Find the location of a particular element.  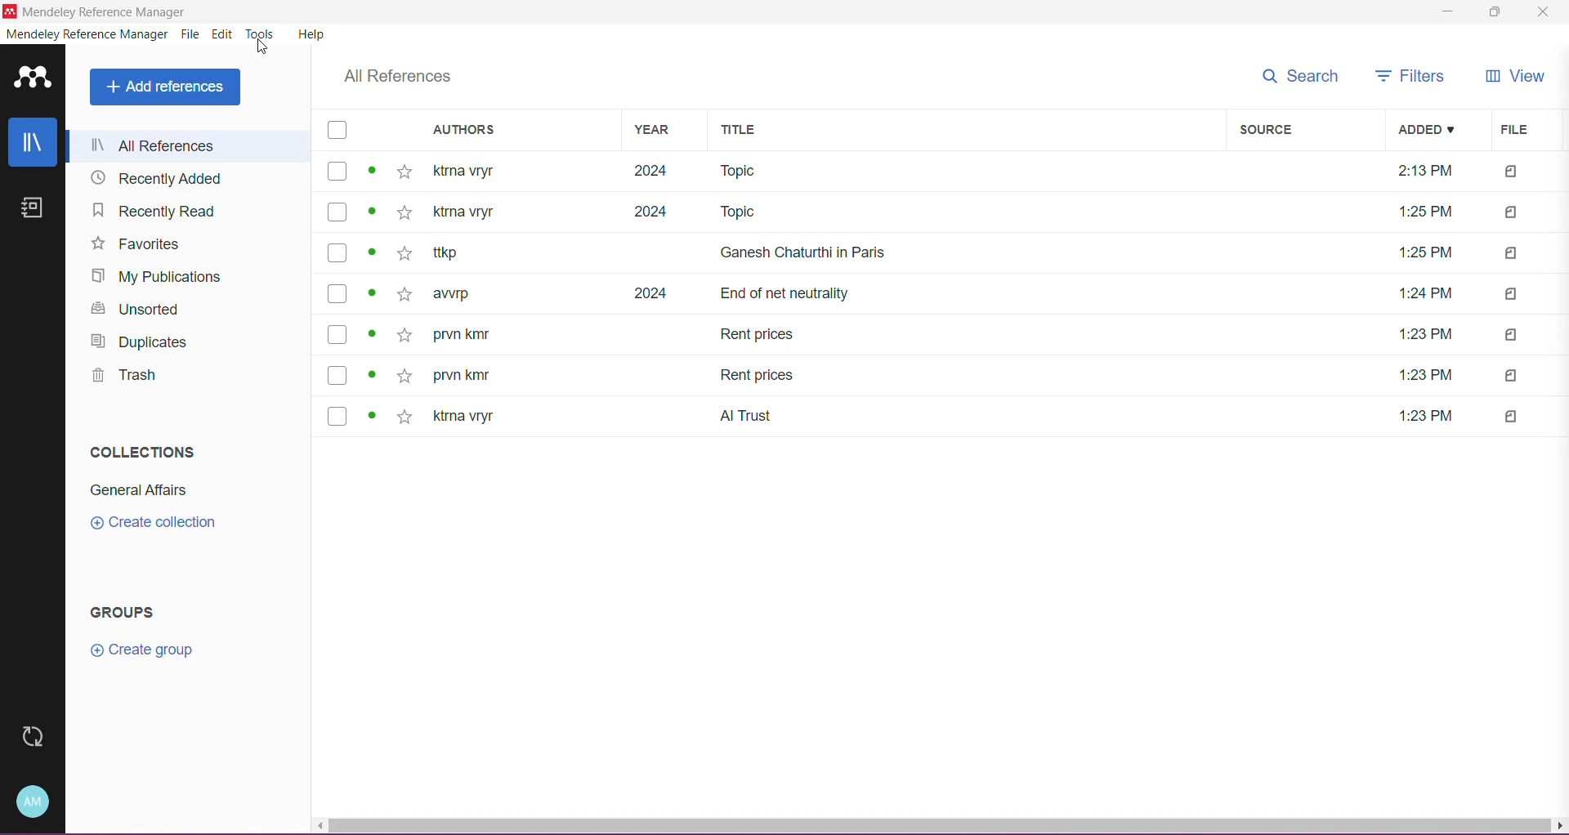

Trash is located at coordinates (123, 379).